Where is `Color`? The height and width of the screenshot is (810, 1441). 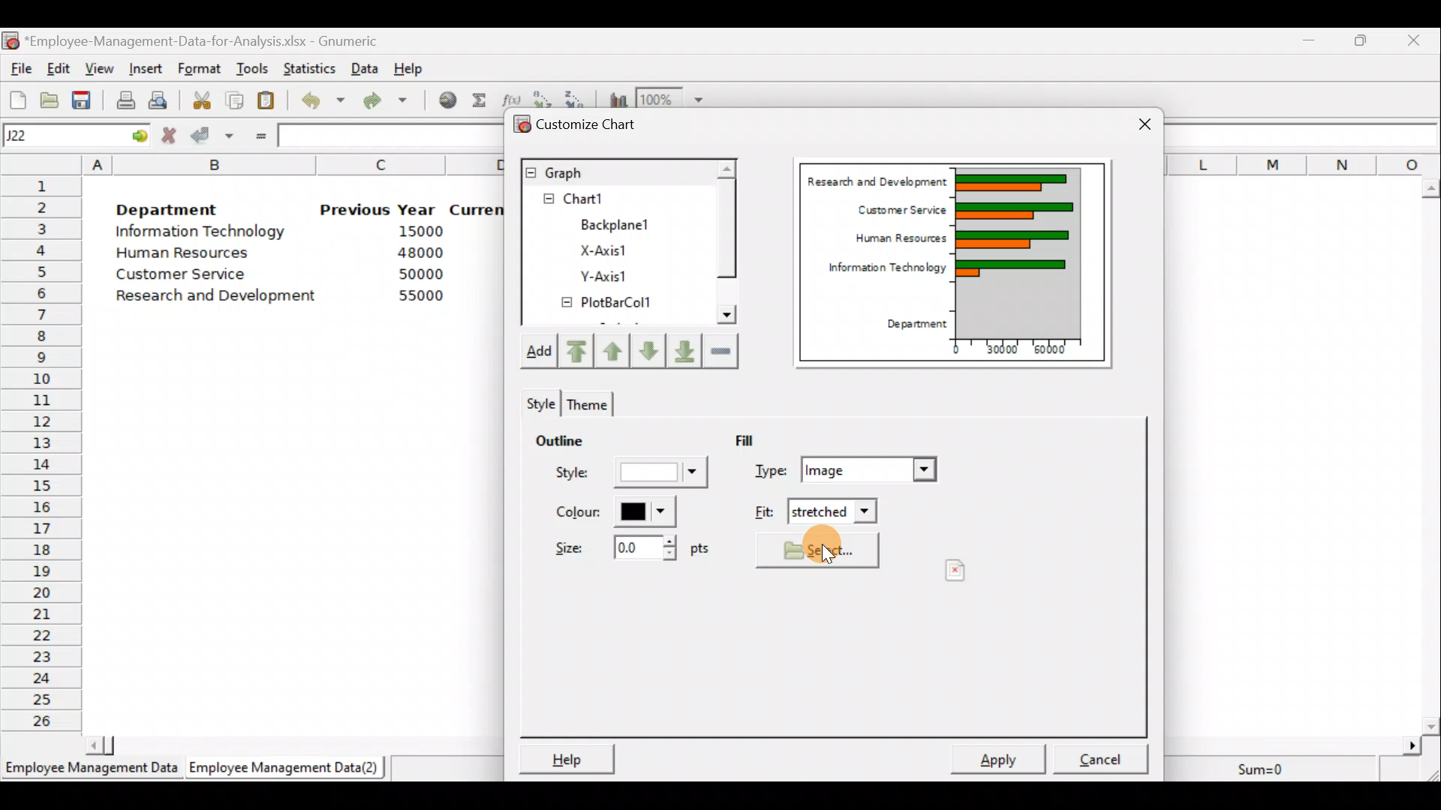
Color is located at coordinates (616, 512).